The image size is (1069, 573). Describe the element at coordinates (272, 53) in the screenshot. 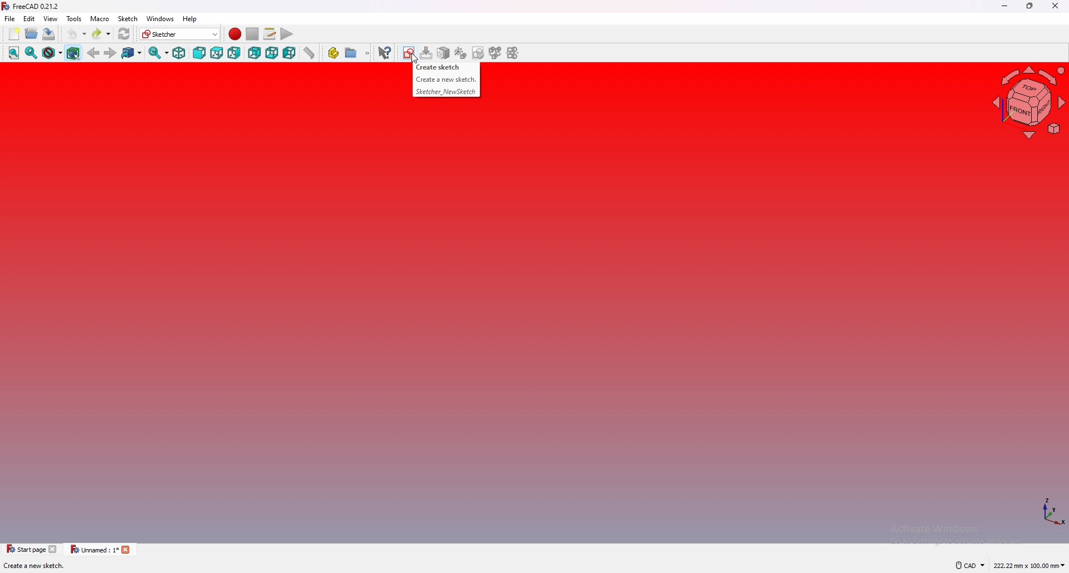

I see `bottom` at that location.